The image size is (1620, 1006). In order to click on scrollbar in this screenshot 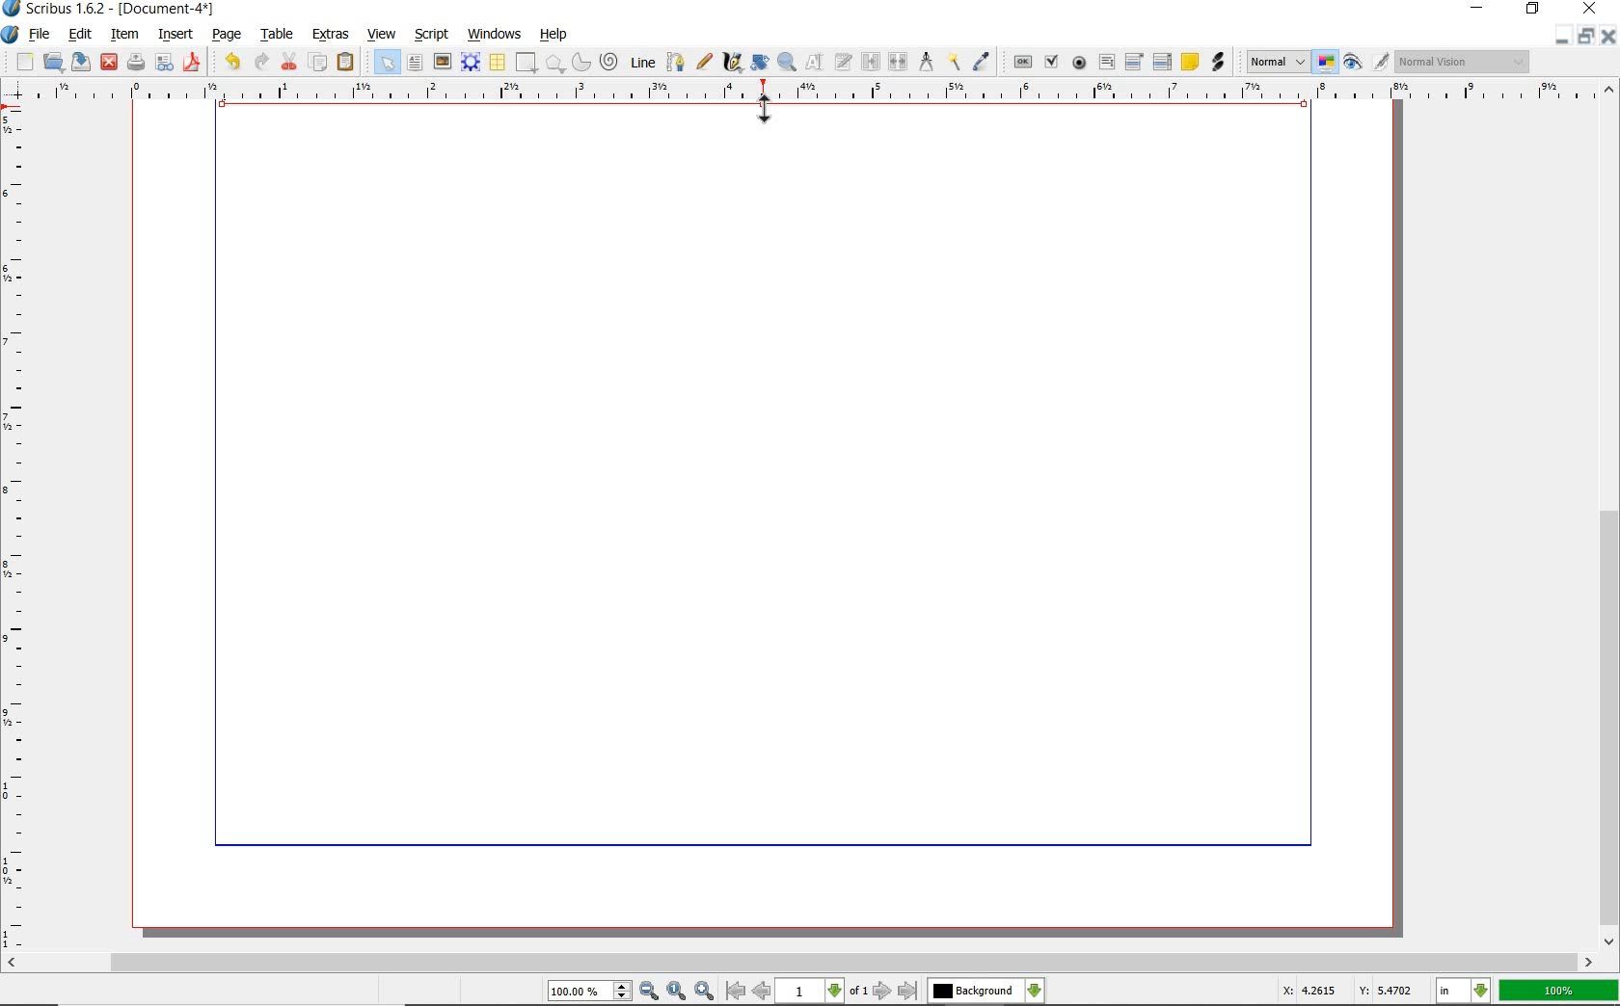, I will do `click(1608, 516)`.